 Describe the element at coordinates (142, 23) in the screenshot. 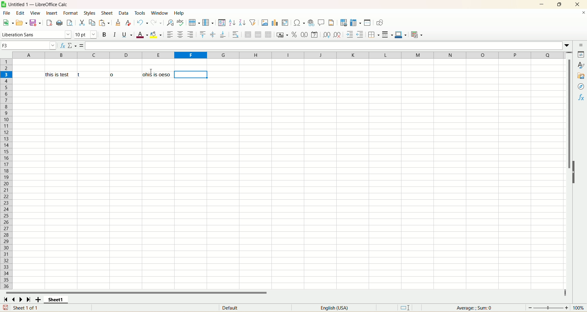

I see `undo` at that location.